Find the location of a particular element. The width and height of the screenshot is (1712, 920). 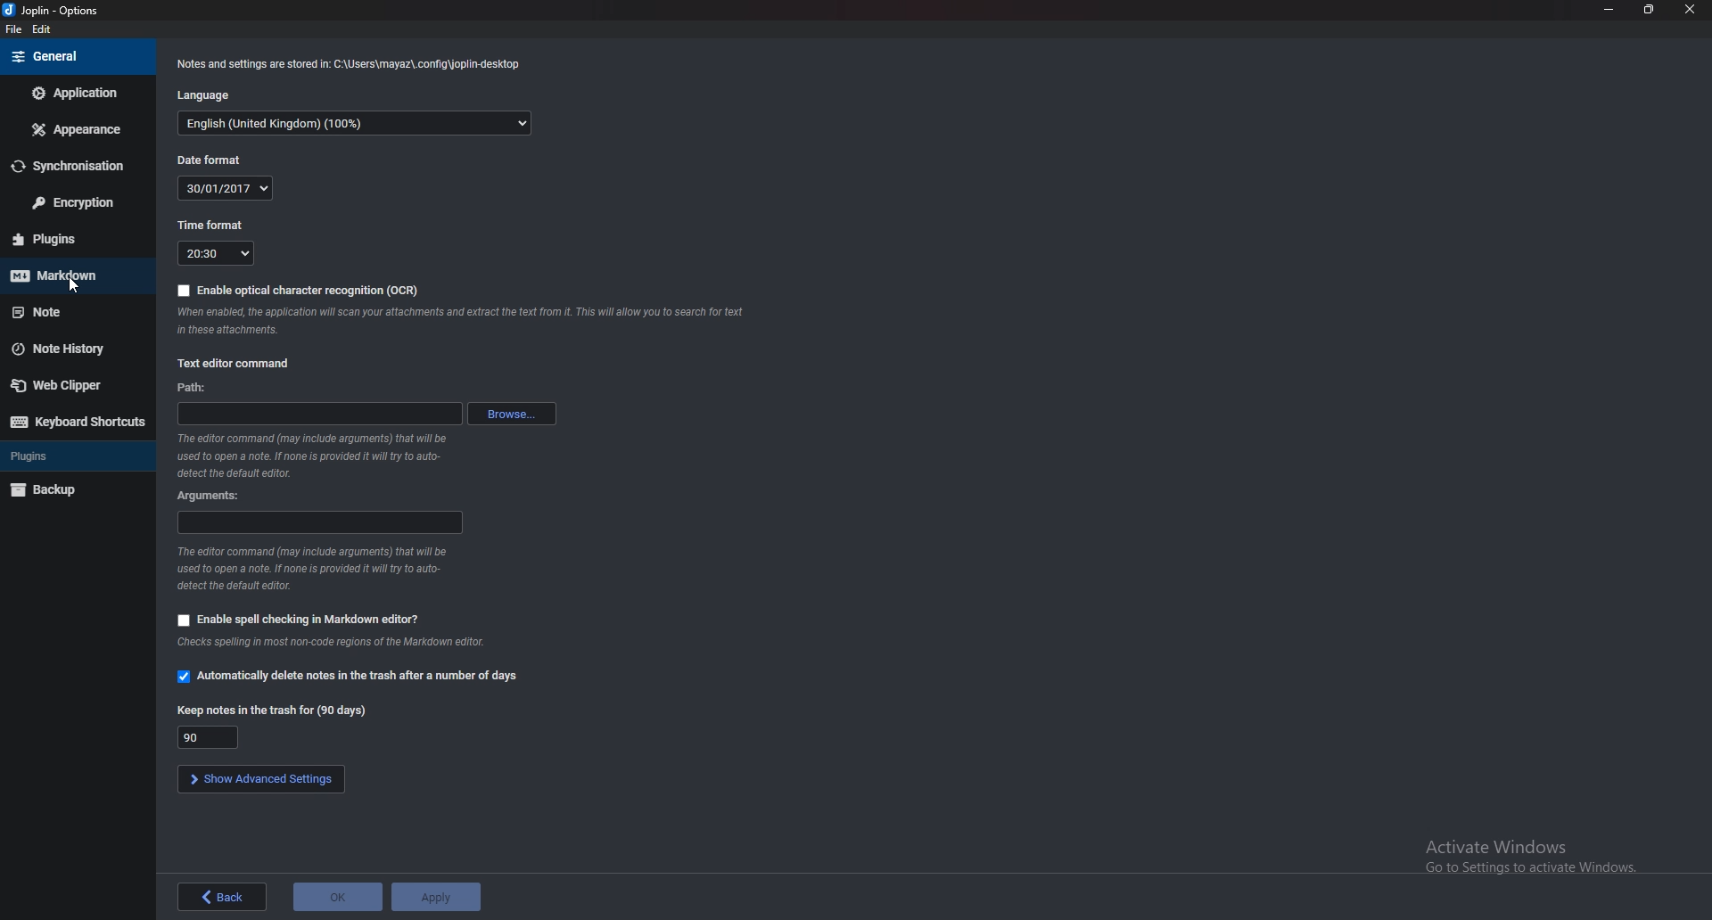

resize is located at coordinates (1650, 9).